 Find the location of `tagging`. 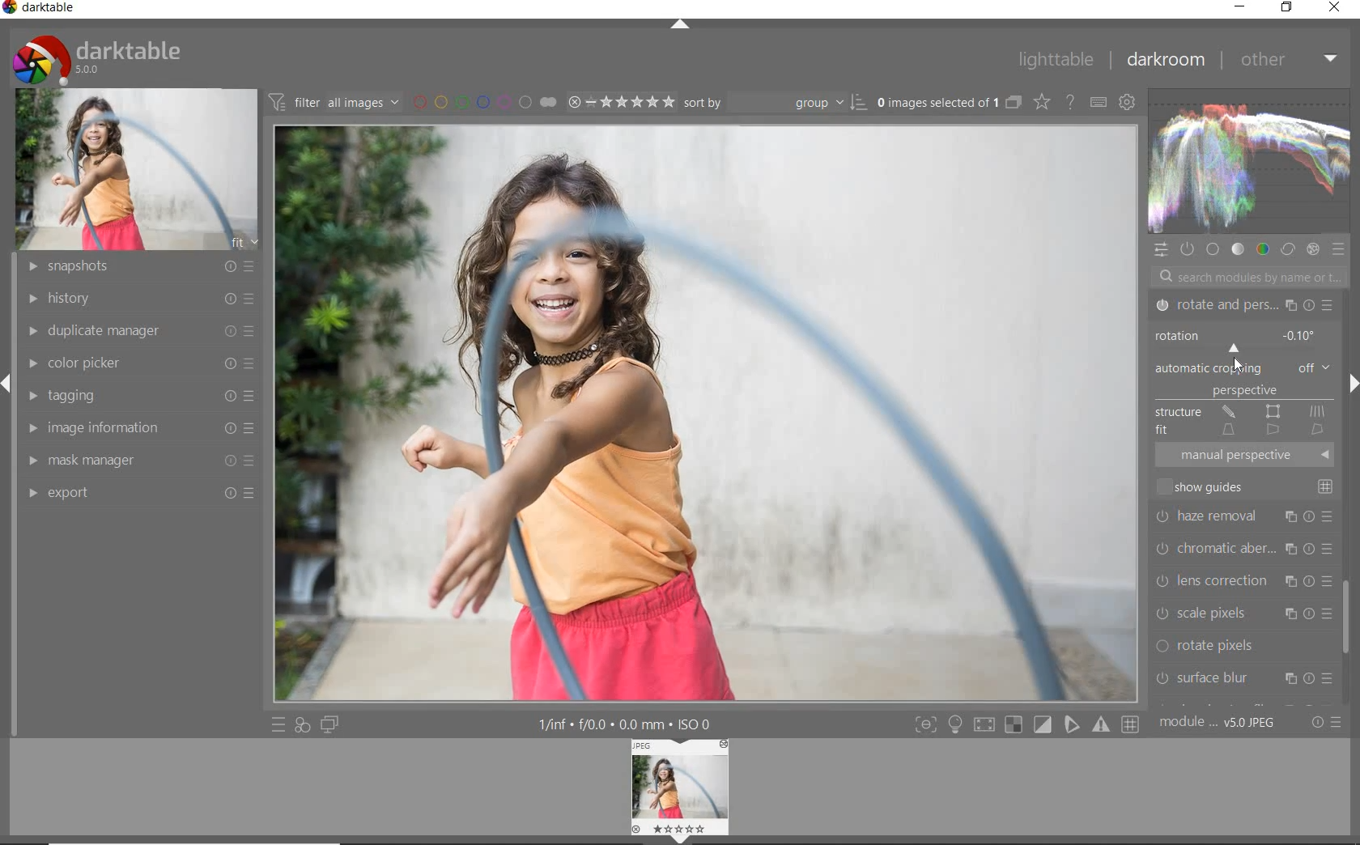

tagging is located at coordinates (140, 395).